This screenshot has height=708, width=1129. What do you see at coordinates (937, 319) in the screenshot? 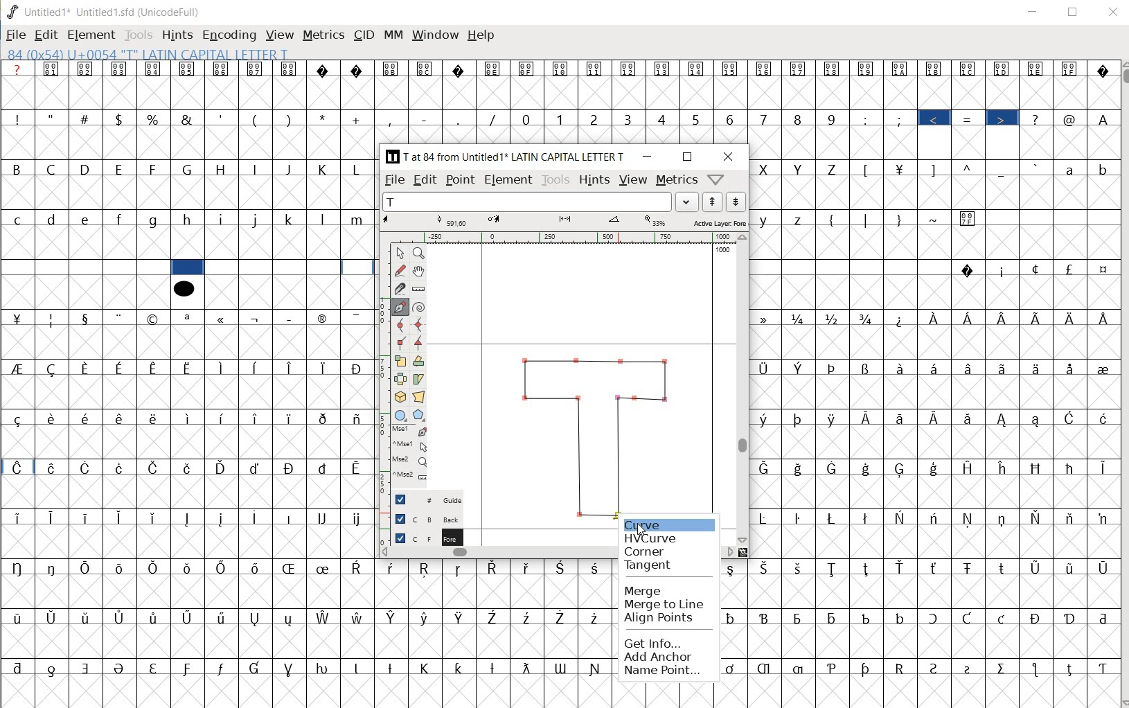
I see `Symbol` at bounding box center [937, 319].